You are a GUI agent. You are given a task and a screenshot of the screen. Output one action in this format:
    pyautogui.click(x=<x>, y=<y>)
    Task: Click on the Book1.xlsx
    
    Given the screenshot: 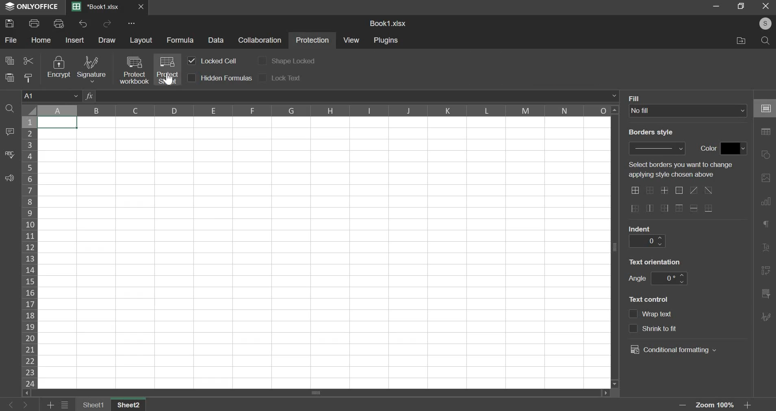 What is the action you would take?
    pyautogui.click(x=389, y=24)
    